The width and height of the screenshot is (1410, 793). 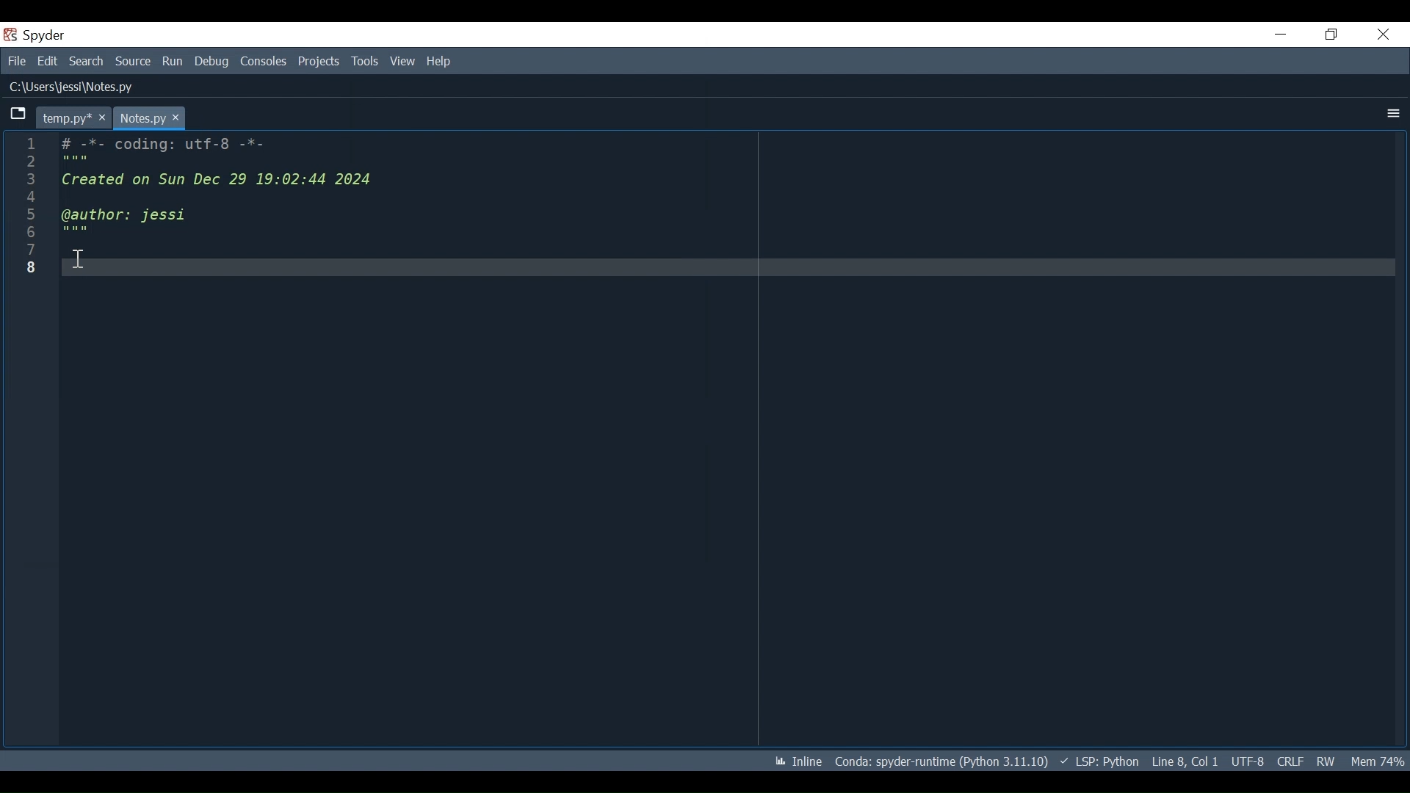 What do you see at coordinates (17, 62) in the screenshot?
I see `File` at bounding box center [17, 62].